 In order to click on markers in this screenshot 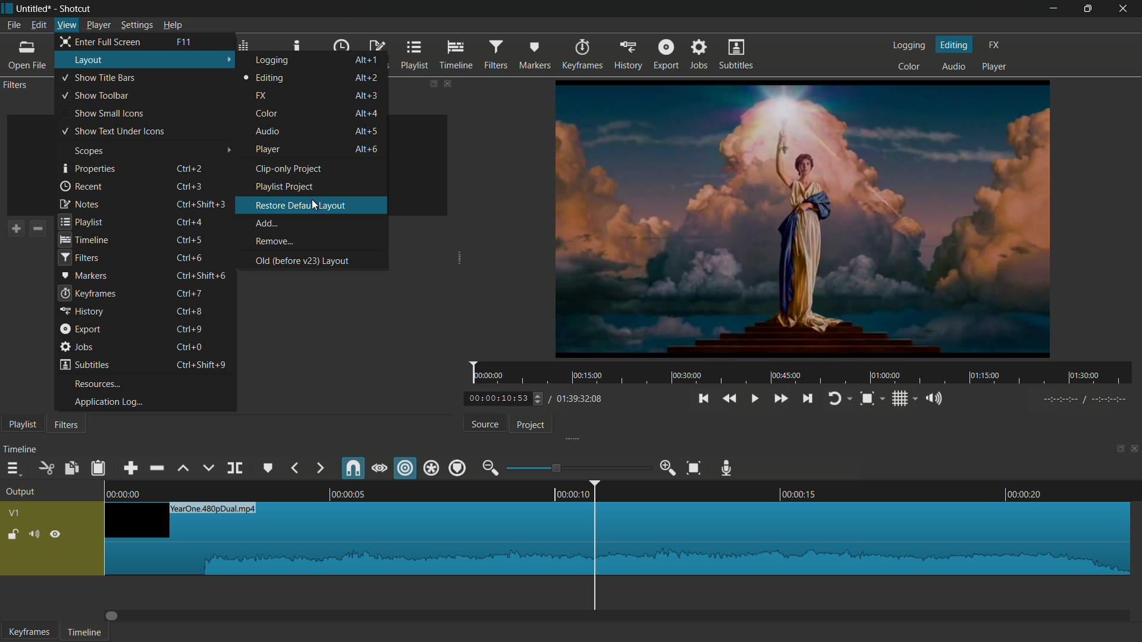, I will do `click(533, 55)`.